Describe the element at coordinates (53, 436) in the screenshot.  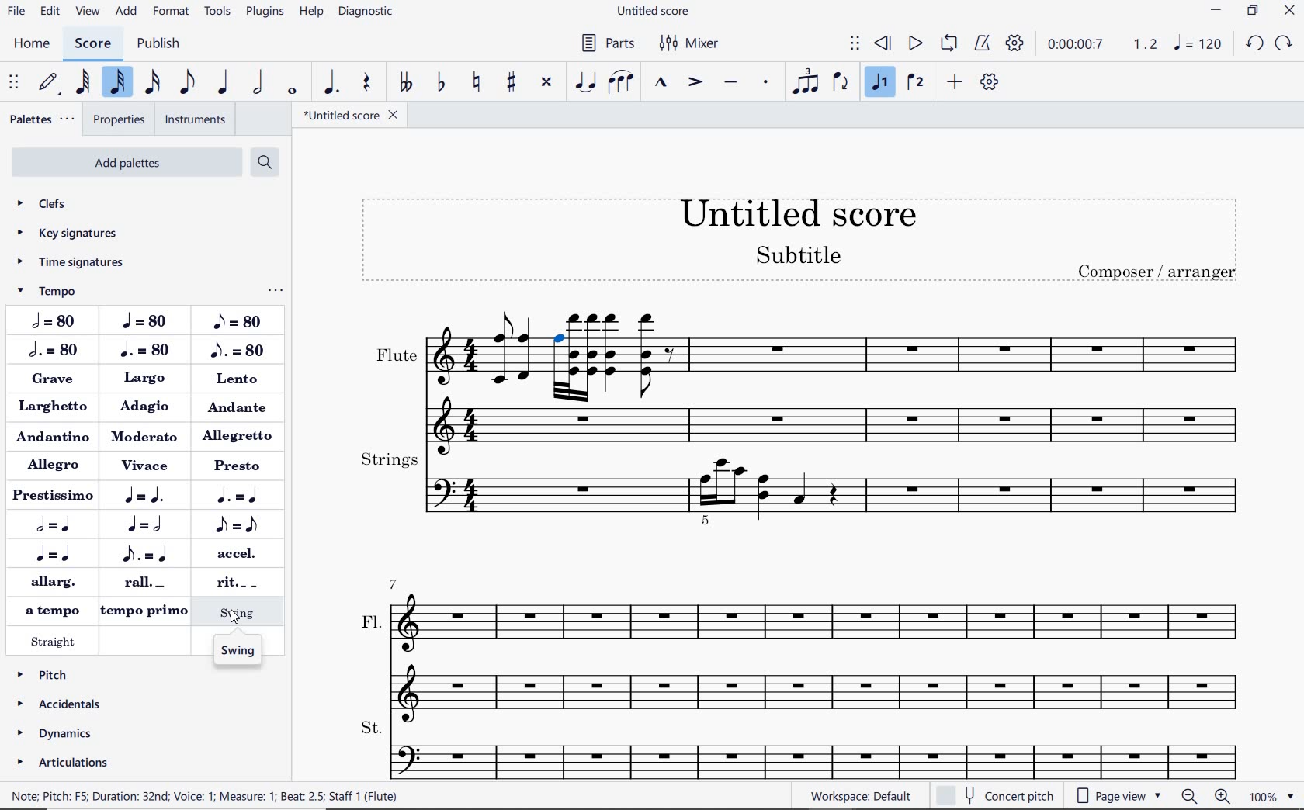
I see `ANDANTINO` at that location.